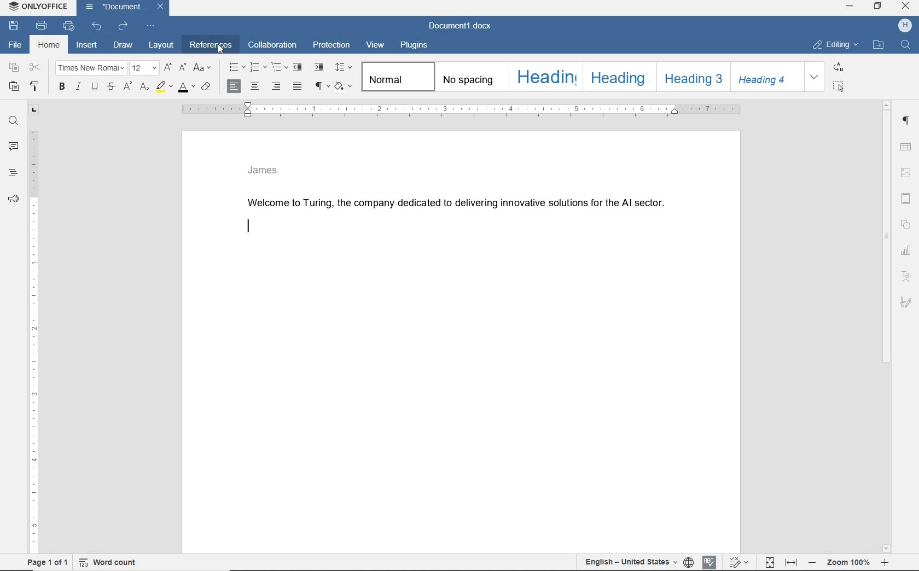  I want to click on signature, so click(908, 304).